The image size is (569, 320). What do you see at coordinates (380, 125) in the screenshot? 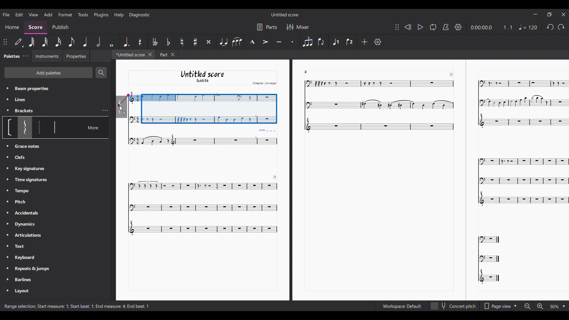
I see `` at bounding box center [380, 125].